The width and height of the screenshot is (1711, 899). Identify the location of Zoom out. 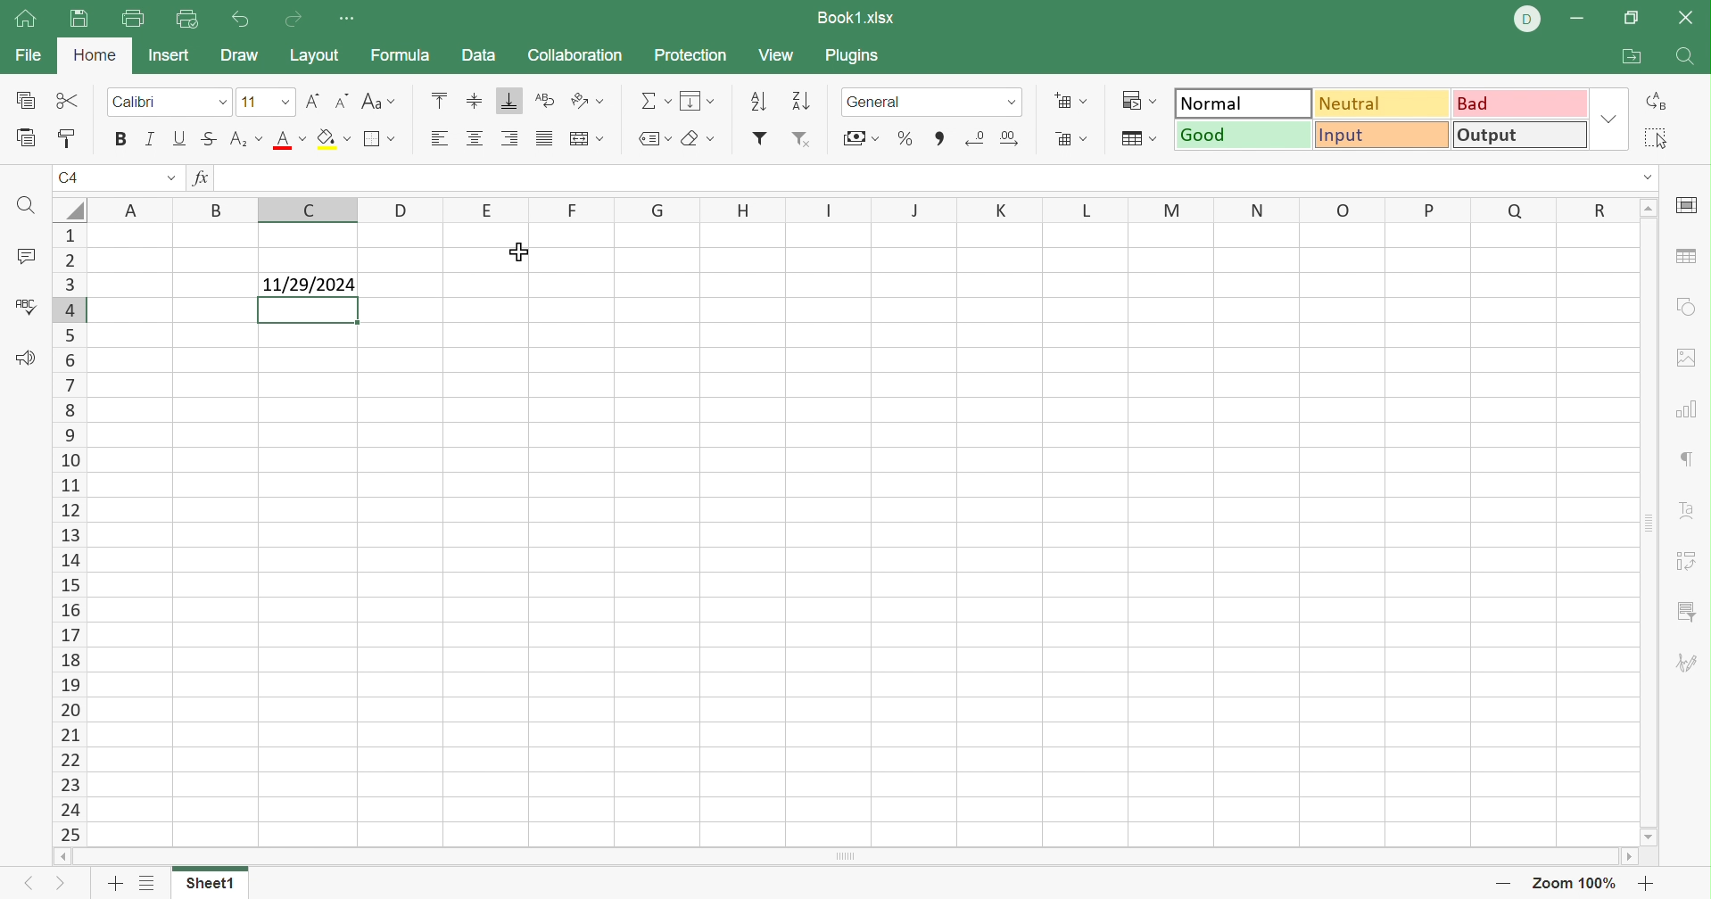
(1500, 884).